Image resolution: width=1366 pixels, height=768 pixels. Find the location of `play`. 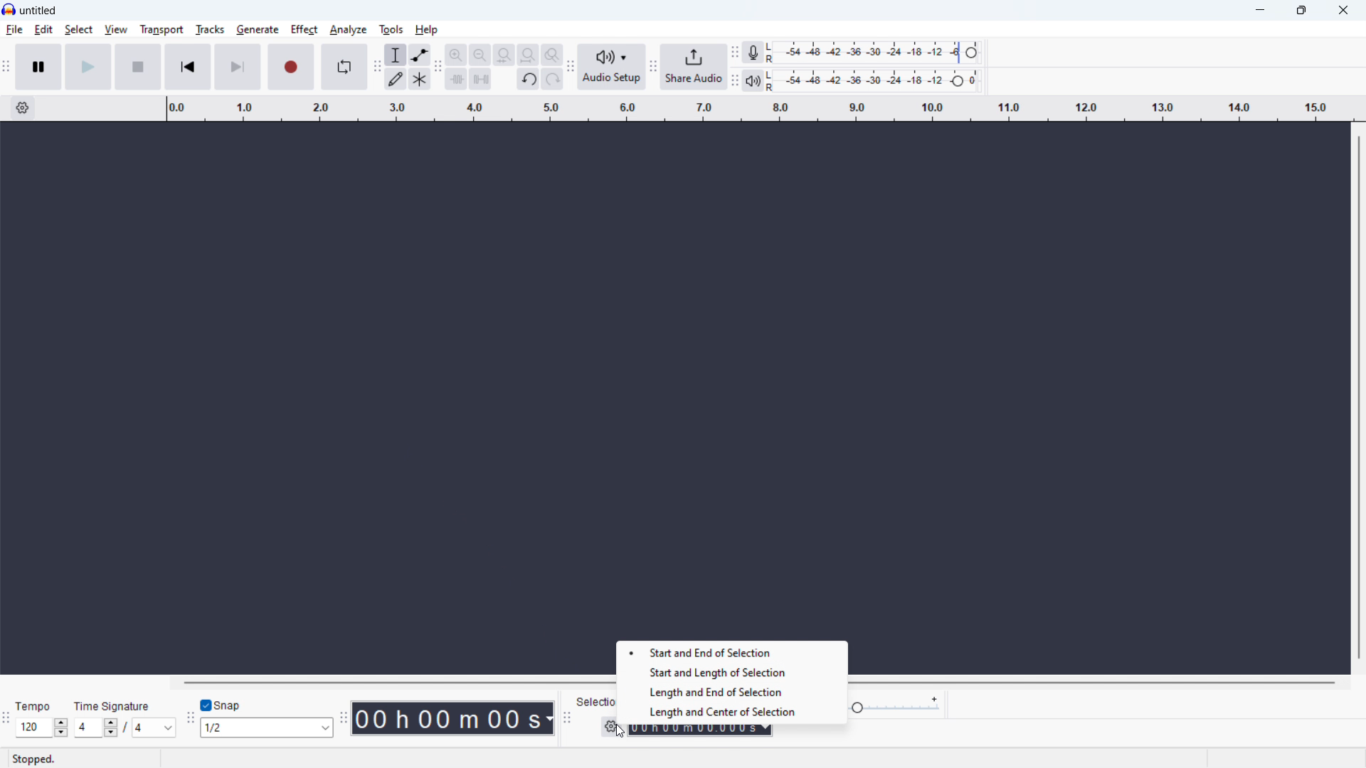

play is located at coordinates (89, 67).